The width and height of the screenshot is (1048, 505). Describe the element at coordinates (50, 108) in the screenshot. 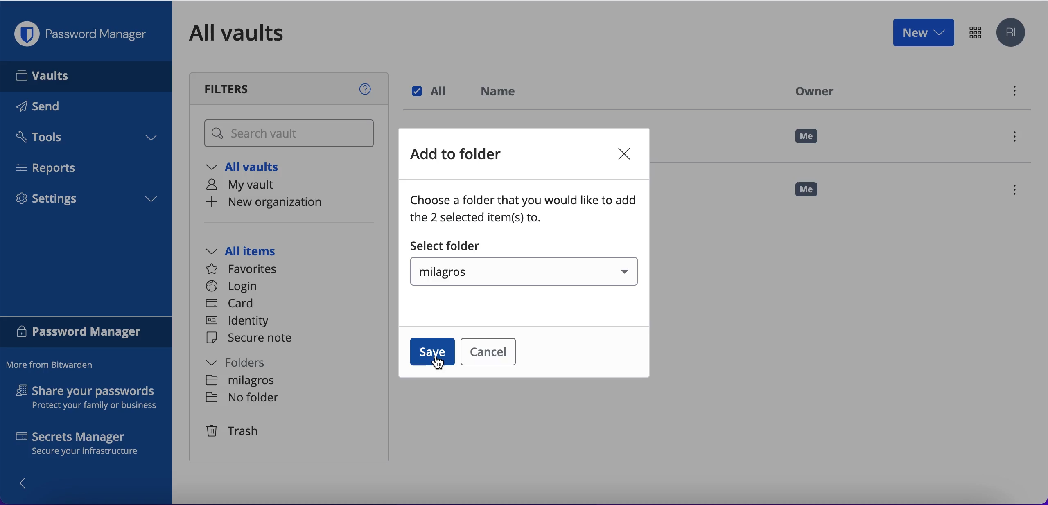

I see `send` at that location.